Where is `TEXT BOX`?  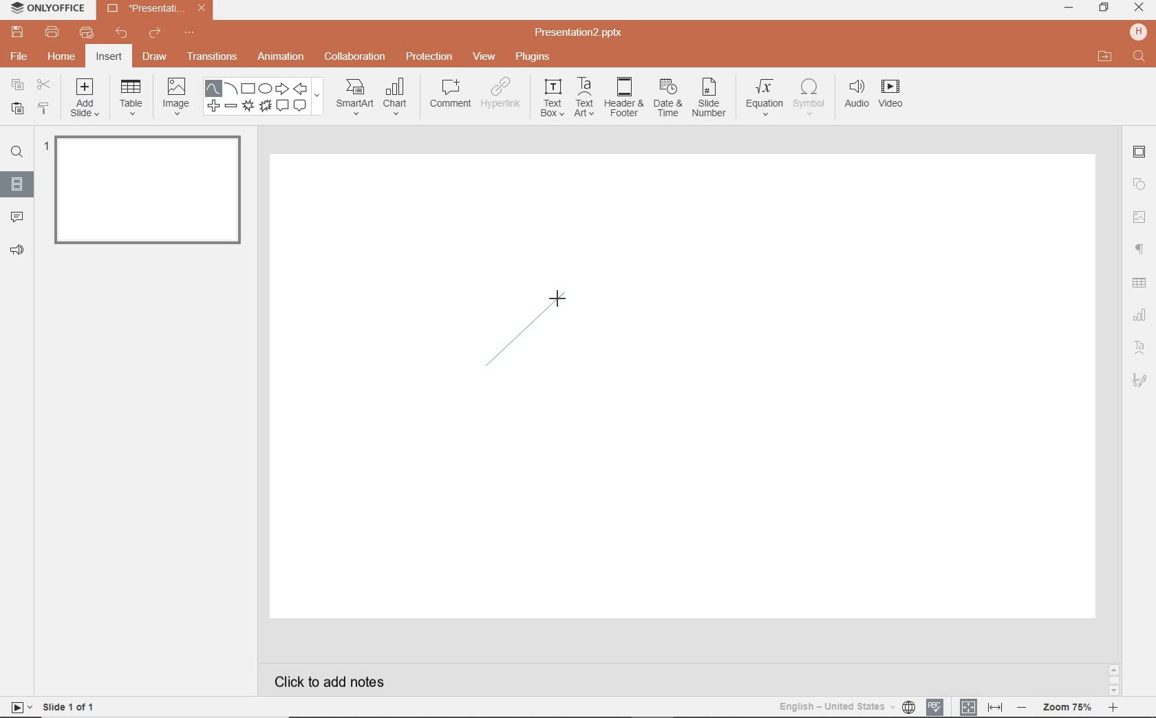 TEXT BOX is located at coordinates (550, 100).